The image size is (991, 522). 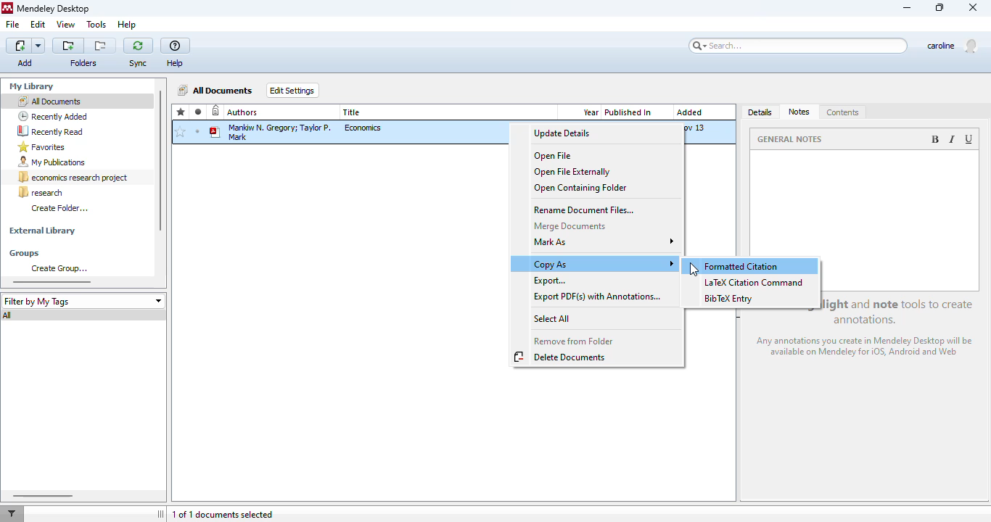 What do you see at coordinates (353, 112) in the screenshot?
I see `title` at bounding box center [353, 112].